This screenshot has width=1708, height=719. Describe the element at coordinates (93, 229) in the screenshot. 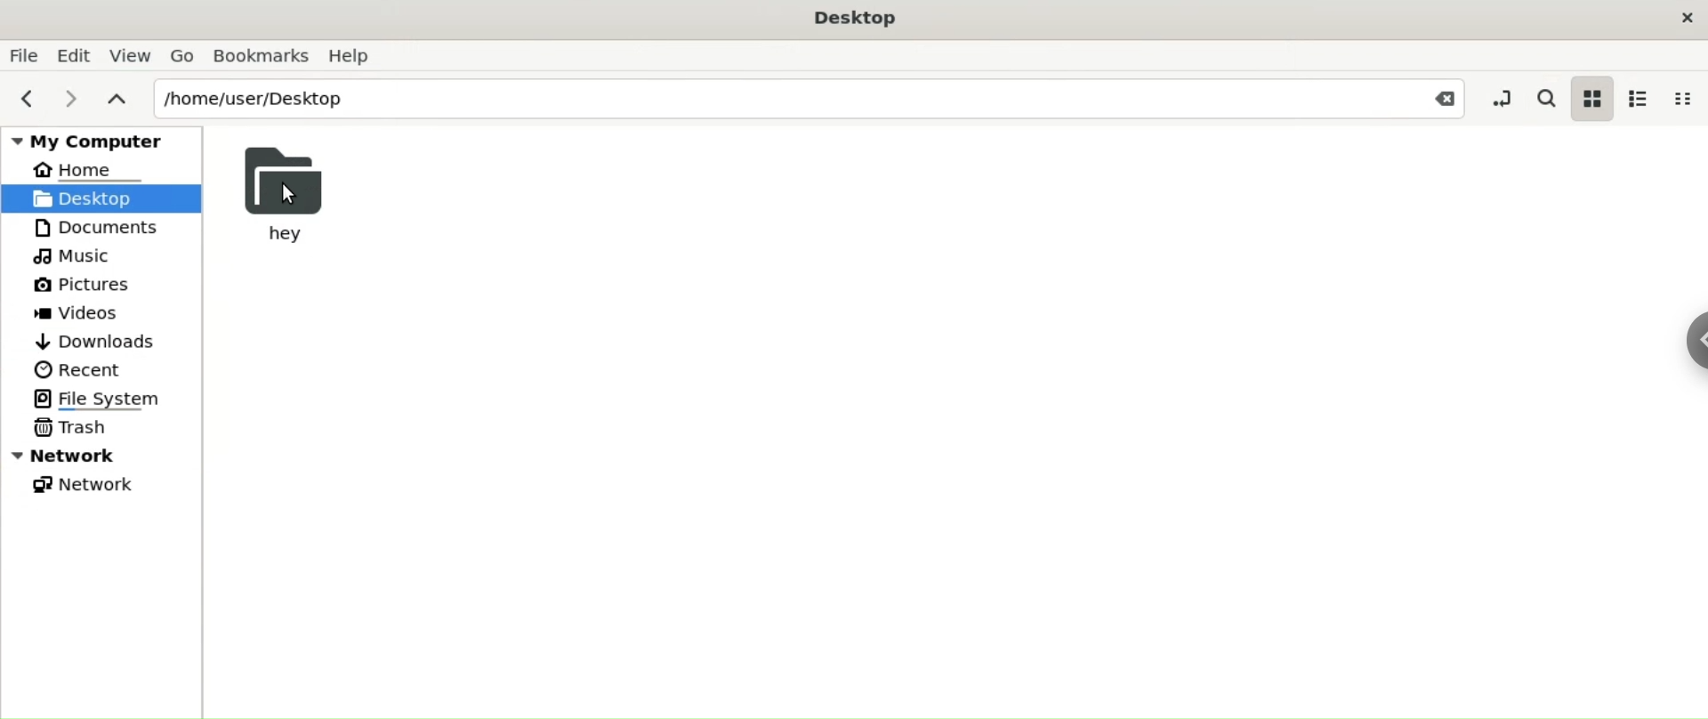

I see `Documents` at that location.